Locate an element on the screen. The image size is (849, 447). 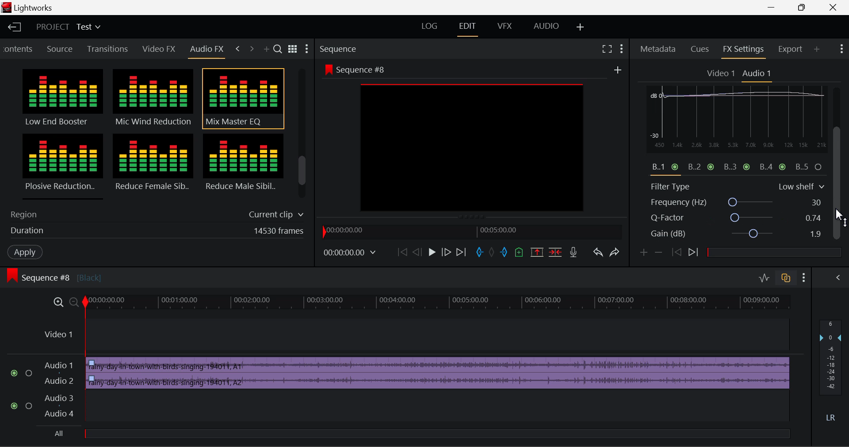
Low End Booster is located at coordinates (61, 98).